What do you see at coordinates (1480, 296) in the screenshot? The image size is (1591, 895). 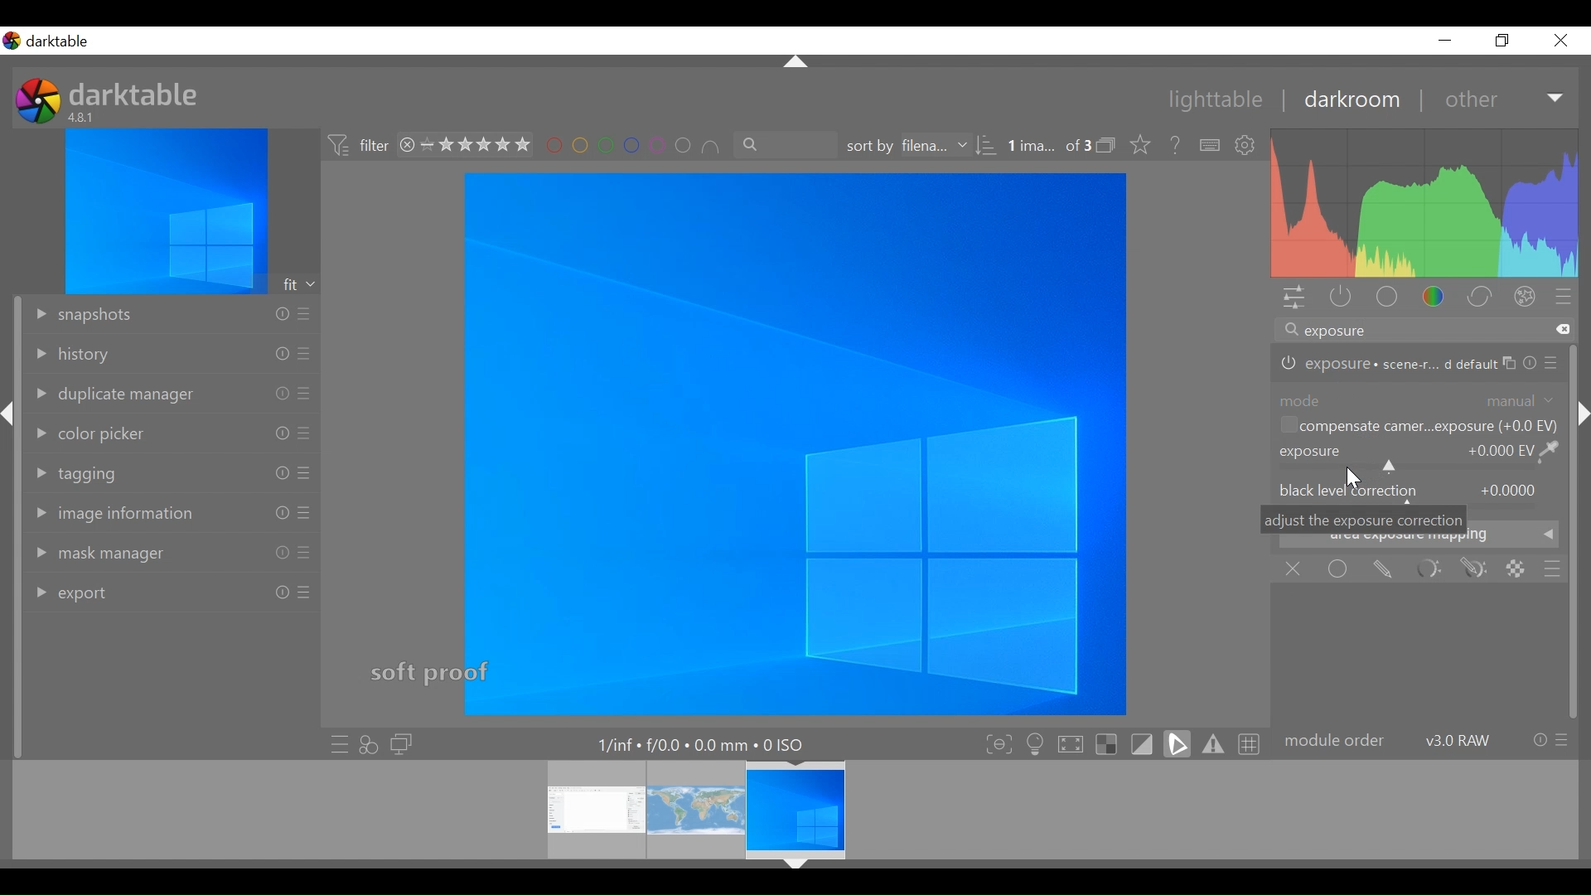 I see `correct` at bounding box center [1480, 296].